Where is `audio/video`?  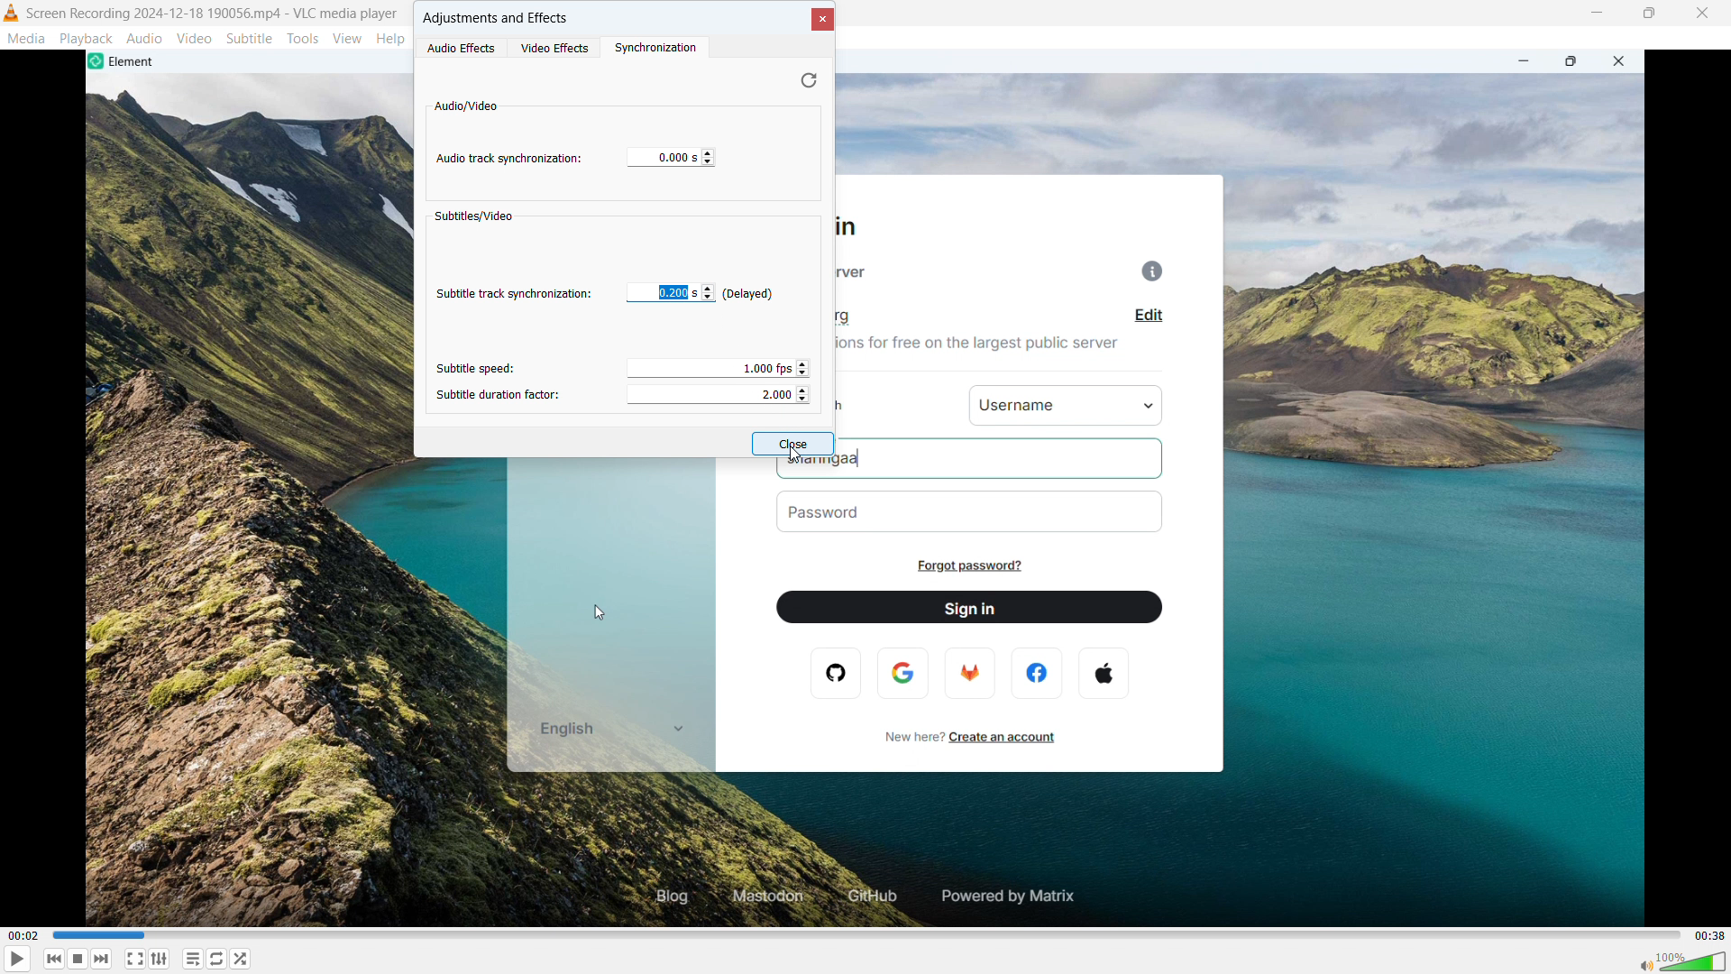
audio/video is located at coordinates (467, 106).